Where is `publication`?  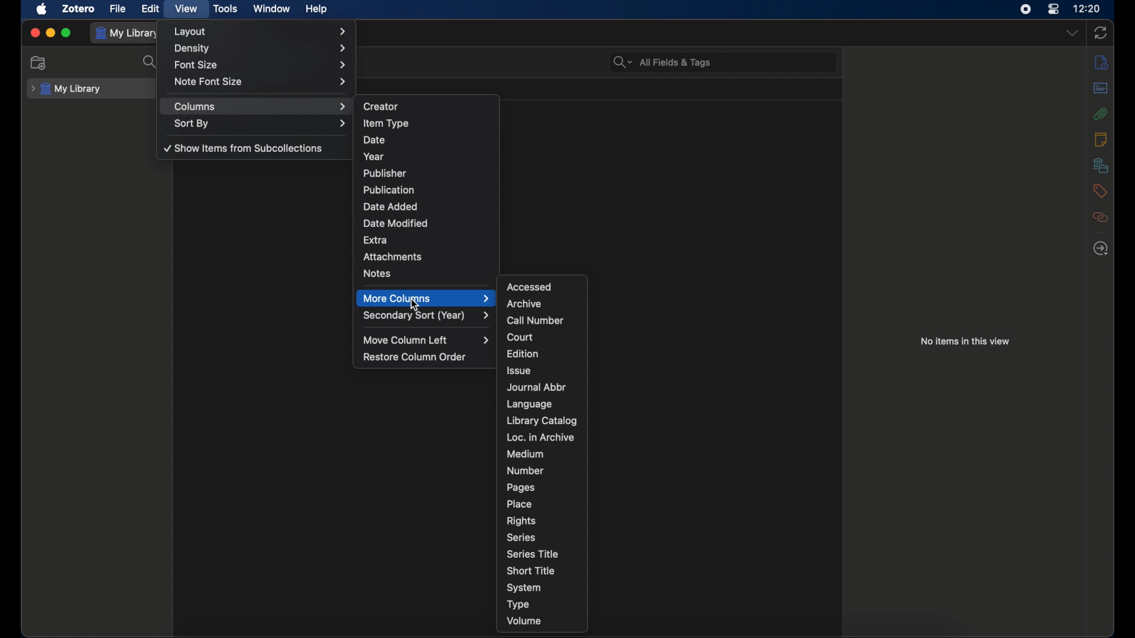
publication is located at coordinates (389, 189).